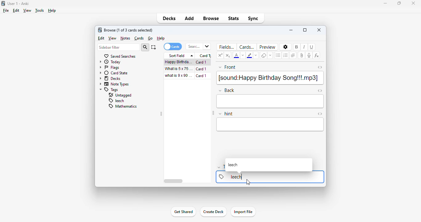 The image size is (421, 222). I want to click on unordered list, so click(278, 55).